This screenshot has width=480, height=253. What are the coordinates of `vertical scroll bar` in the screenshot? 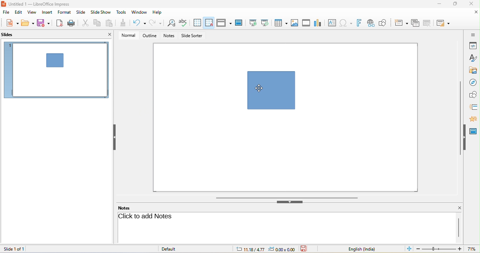 It's located at (458, 227).